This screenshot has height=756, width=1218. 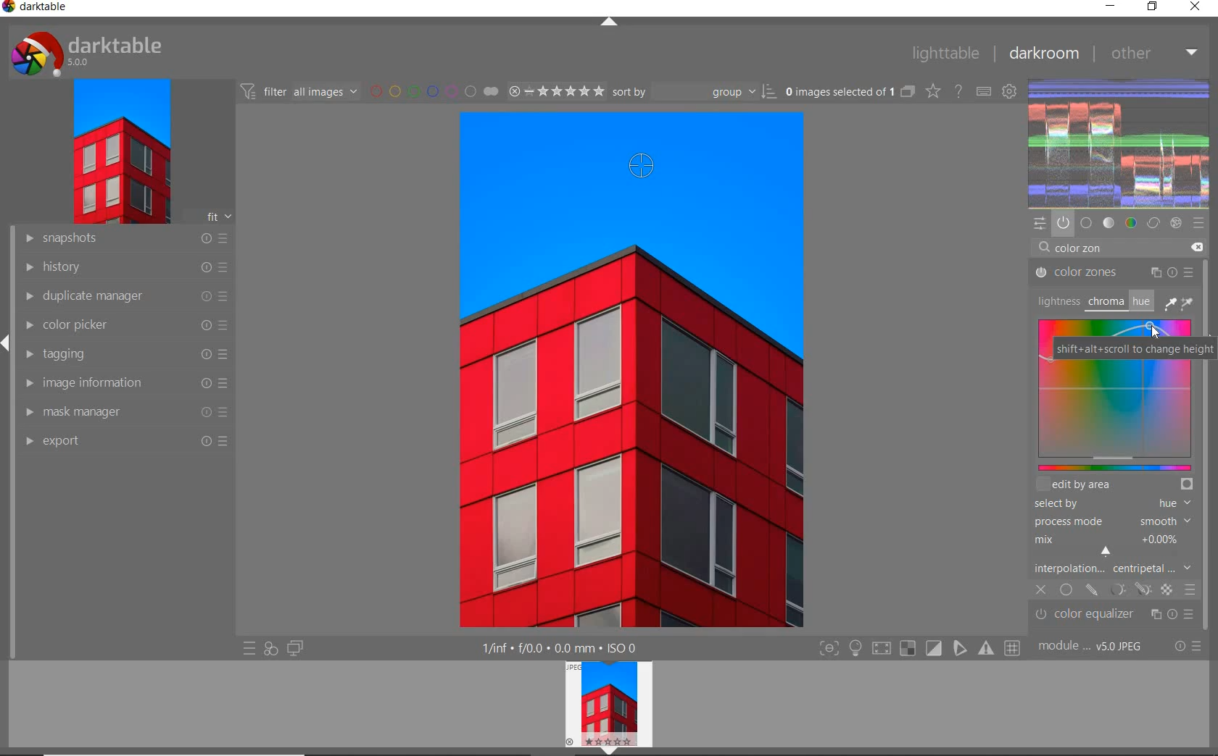 I want to click on UNIFORMLY, so click(x=1066, y=591).